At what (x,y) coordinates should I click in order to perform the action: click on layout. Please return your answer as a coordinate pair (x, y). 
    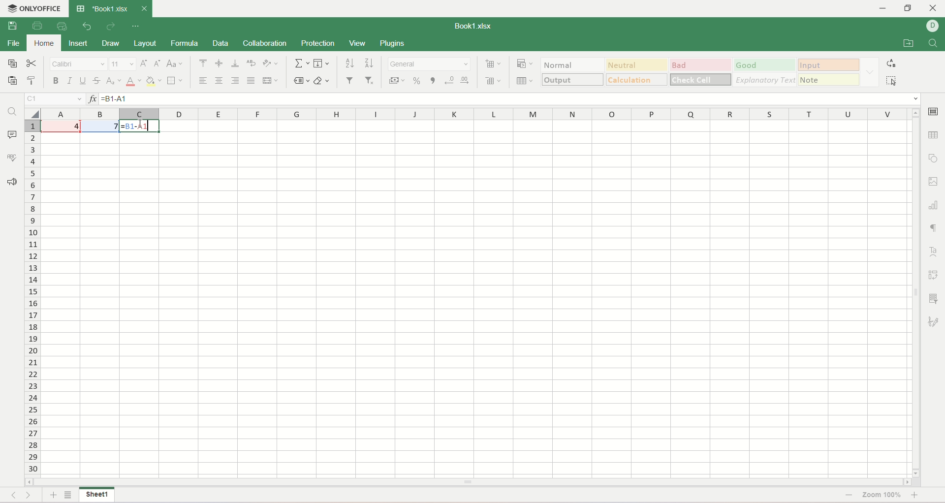
    Looking at the image, I should click on (144, 43).